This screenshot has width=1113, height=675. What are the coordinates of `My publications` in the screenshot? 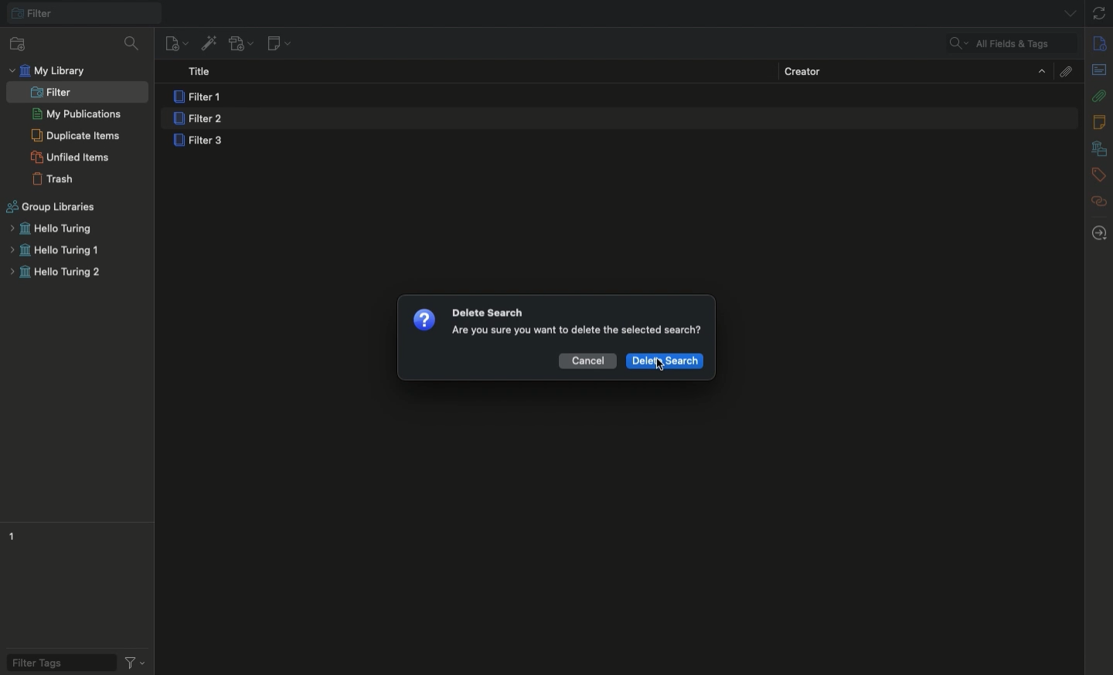 It's located at (77, 115).